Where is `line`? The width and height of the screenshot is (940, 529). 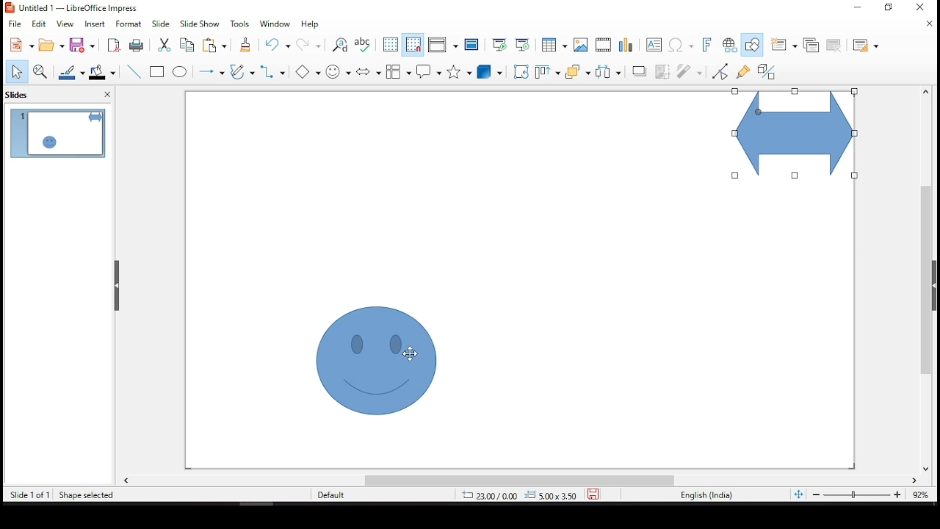 line is located at coordinates (134, 72).